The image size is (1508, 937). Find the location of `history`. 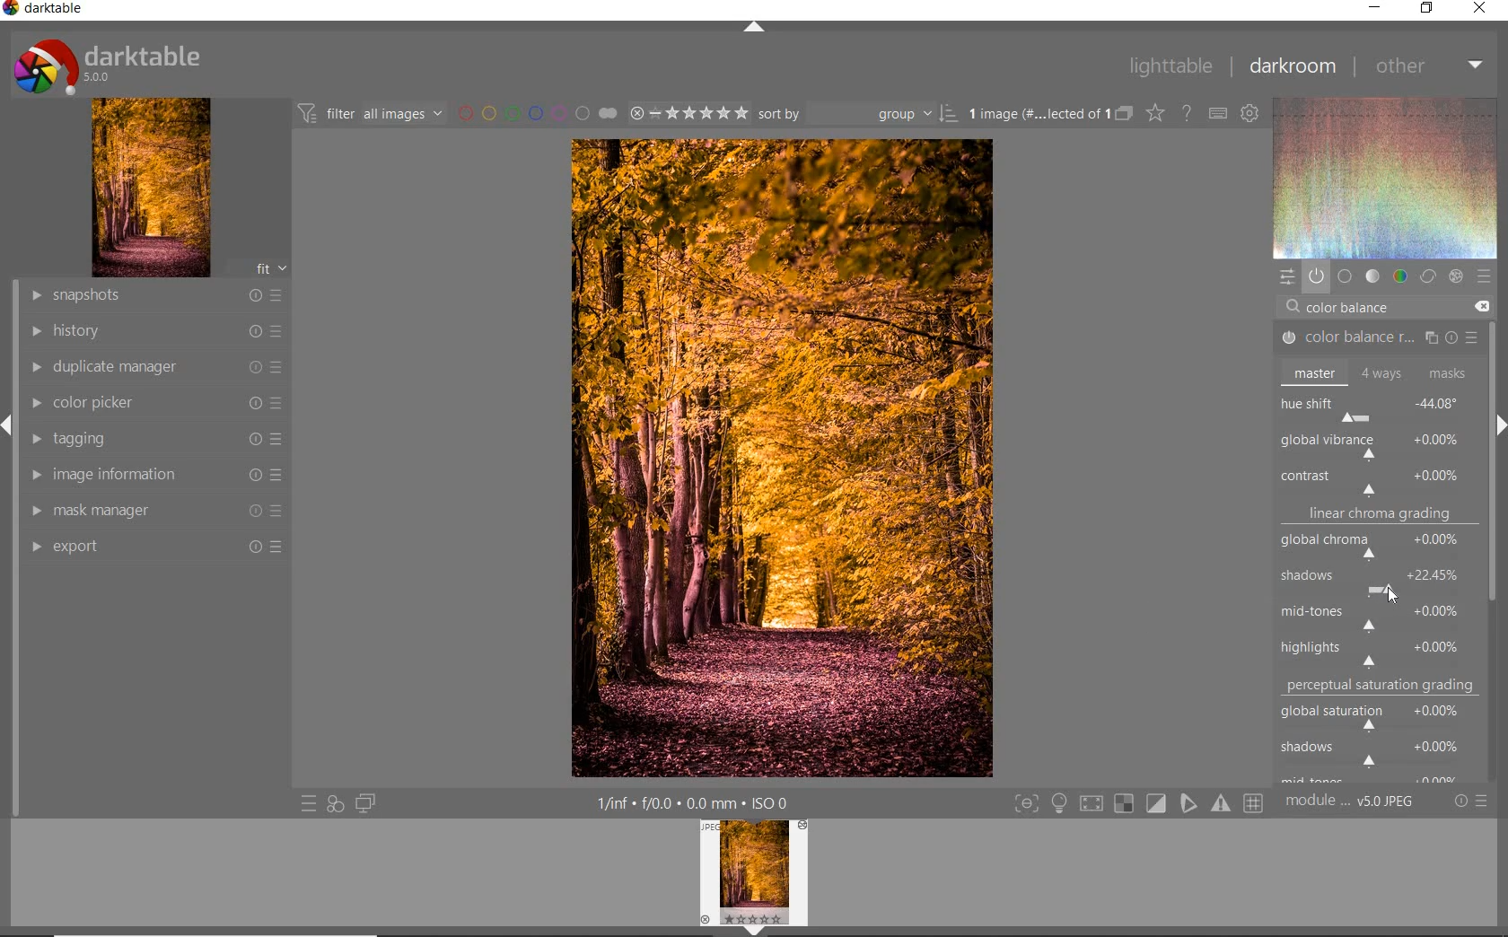

history is located at coordinates (155, 329).